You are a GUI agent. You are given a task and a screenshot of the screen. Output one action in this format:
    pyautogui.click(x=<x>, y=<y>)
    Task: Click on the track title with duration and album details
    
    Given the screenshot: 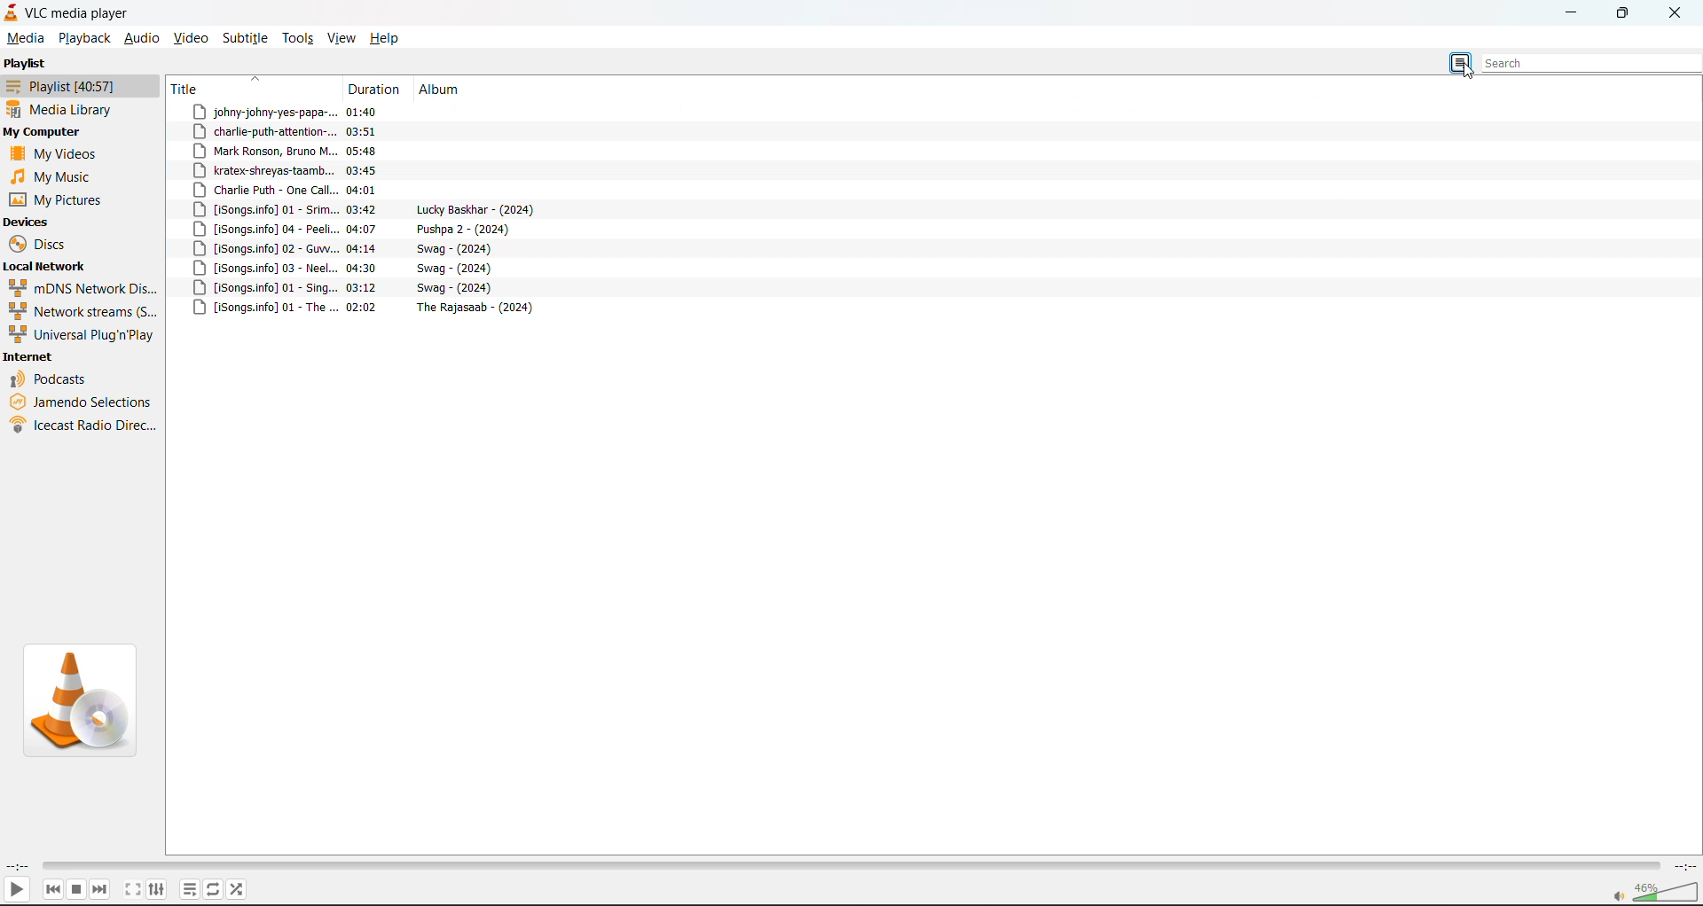 What is the action you would take?
    pyautogui.click(x=354, y=248)
    